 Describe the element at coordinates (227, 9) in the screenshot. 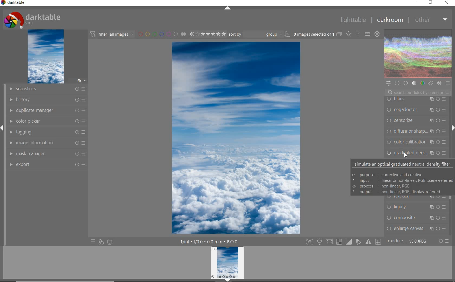

I see `Up` at that location.